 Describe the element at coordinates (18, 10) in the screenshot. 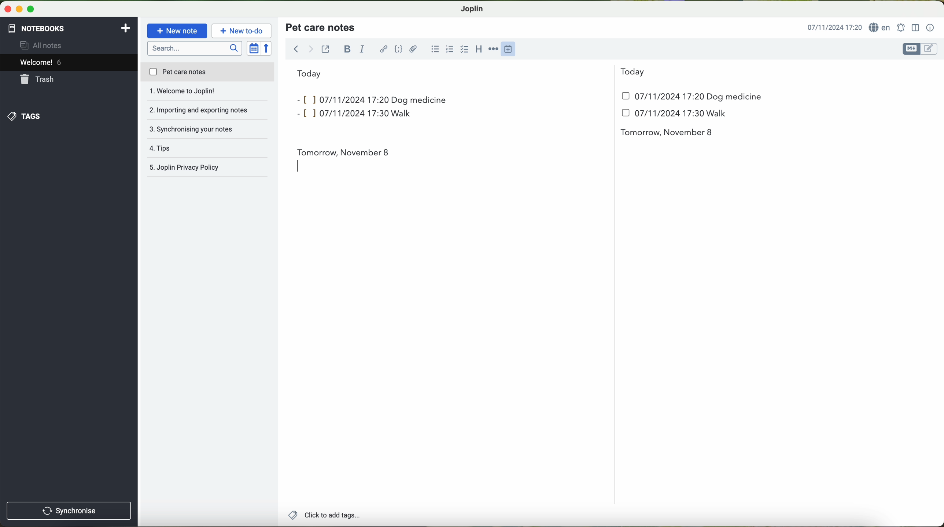

I see `screen buttons` at that location.